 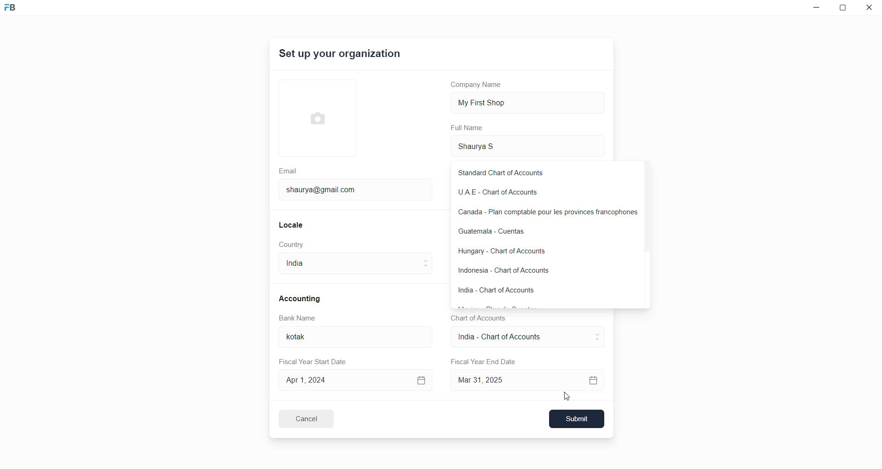 What do you see at coordinates (316, 360) in the screenshot?
I see `Fiscal Year Start Date` at bounding box center [316, 360].